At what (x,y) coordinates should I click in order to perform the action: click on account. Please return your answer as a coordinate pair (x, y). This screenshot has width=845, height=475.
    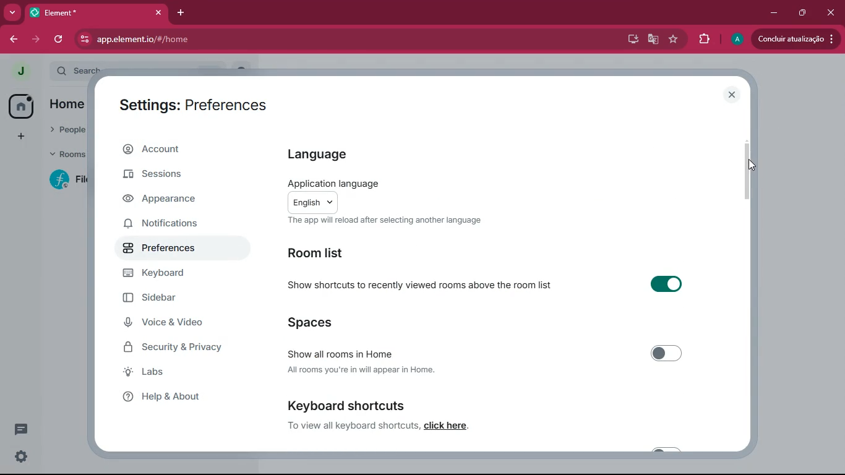
    Looking at the image, I should click on (176, 150).